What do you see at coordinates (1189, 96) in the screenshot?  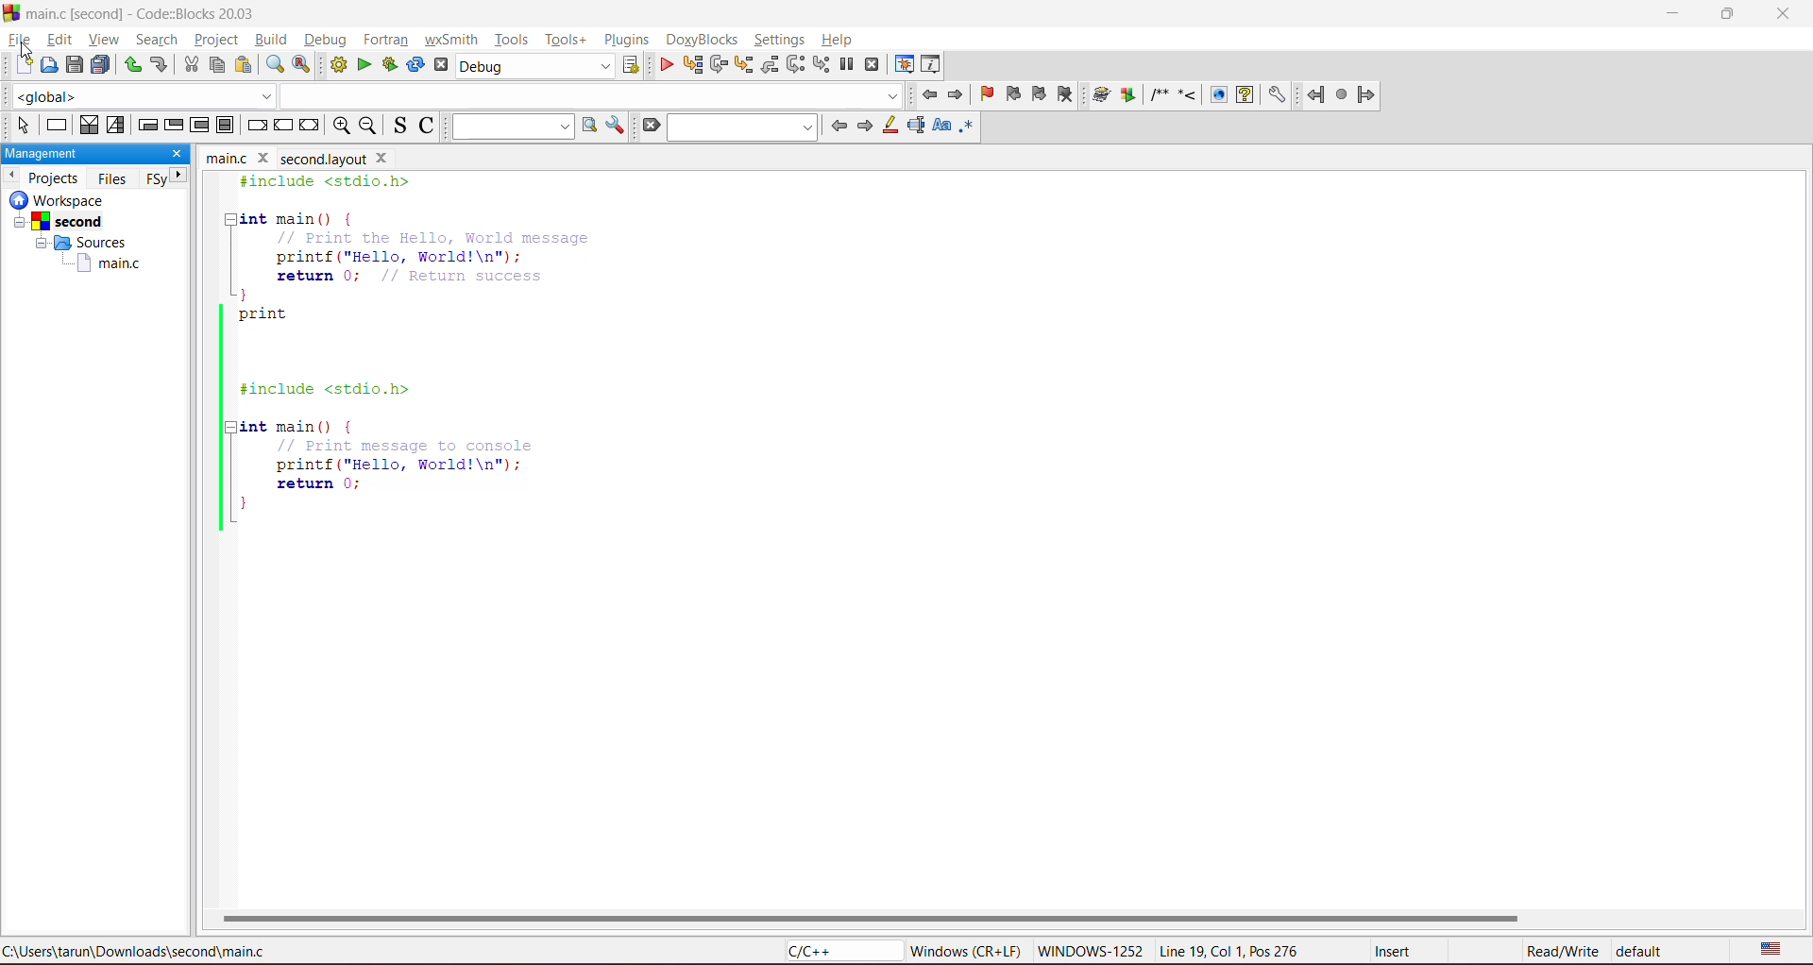 I see `doxyblocks reference` at bounding box center [1189, 96].